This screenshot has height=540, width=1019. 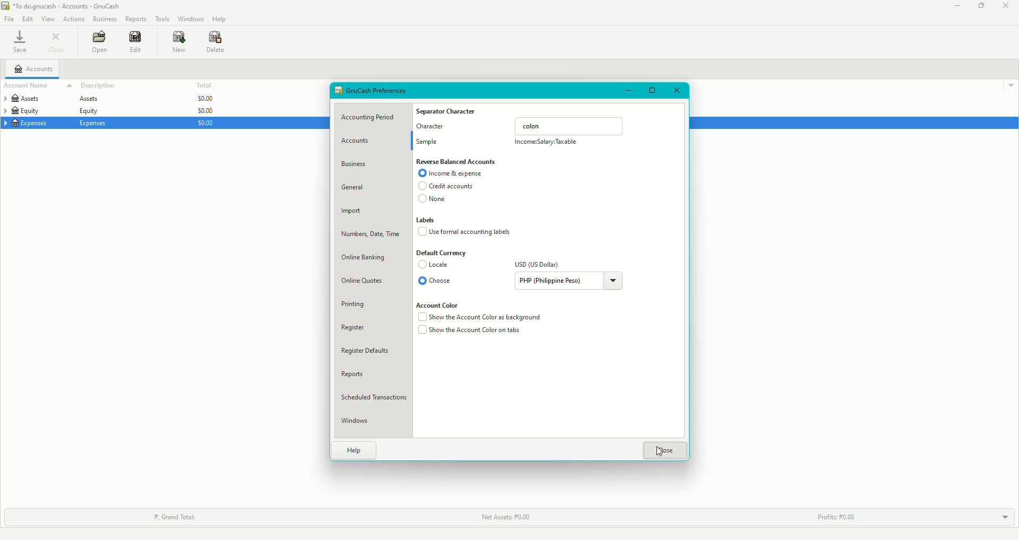 What do you see at coordinates (833, 518) in the screenshot?
I see `Profits` at bounding box center [833, 518].